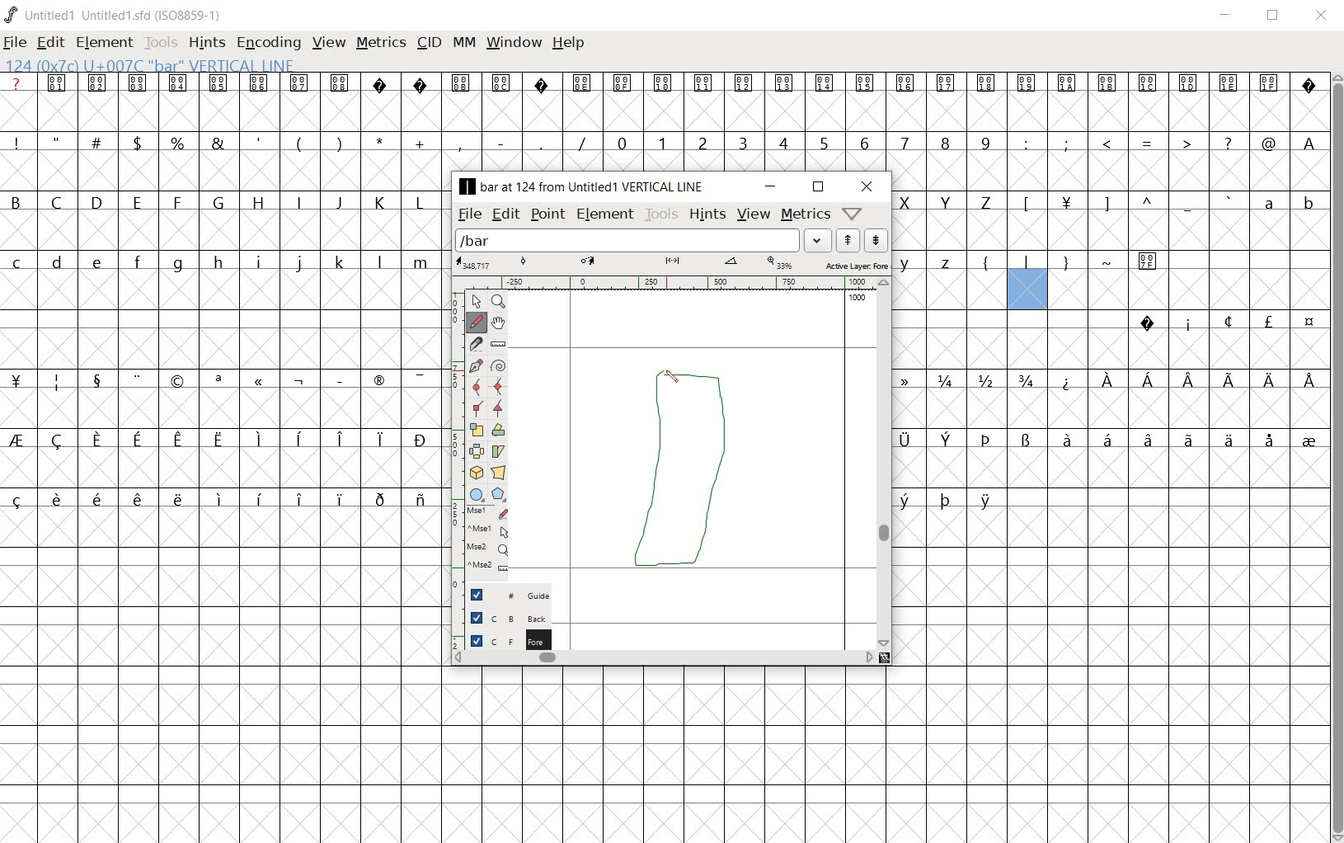  I want to click on load word list, so click(629, 240).